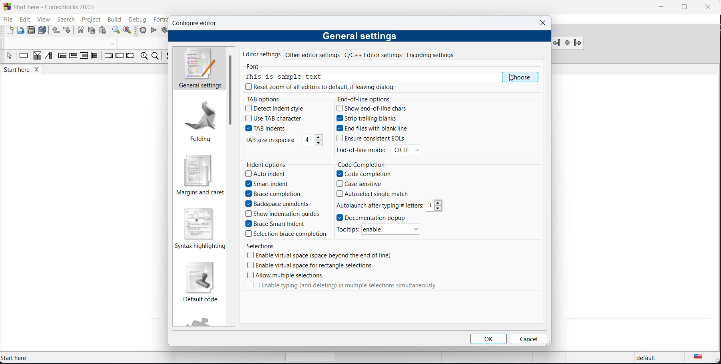 This screenshot has height=364, width=721. What do you see at coordinates (137, 18) in the screenshot?
I see `debug` at bounding box center [137, 18].